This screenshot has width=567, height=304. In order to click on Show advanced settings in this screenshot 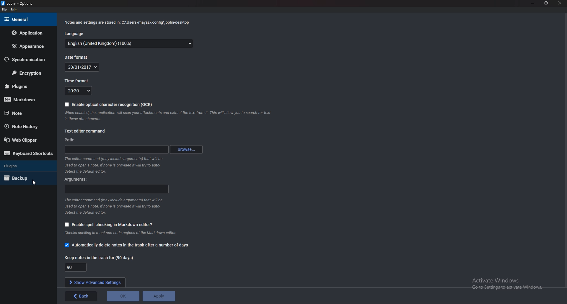, I will do `click(99, 282)`.